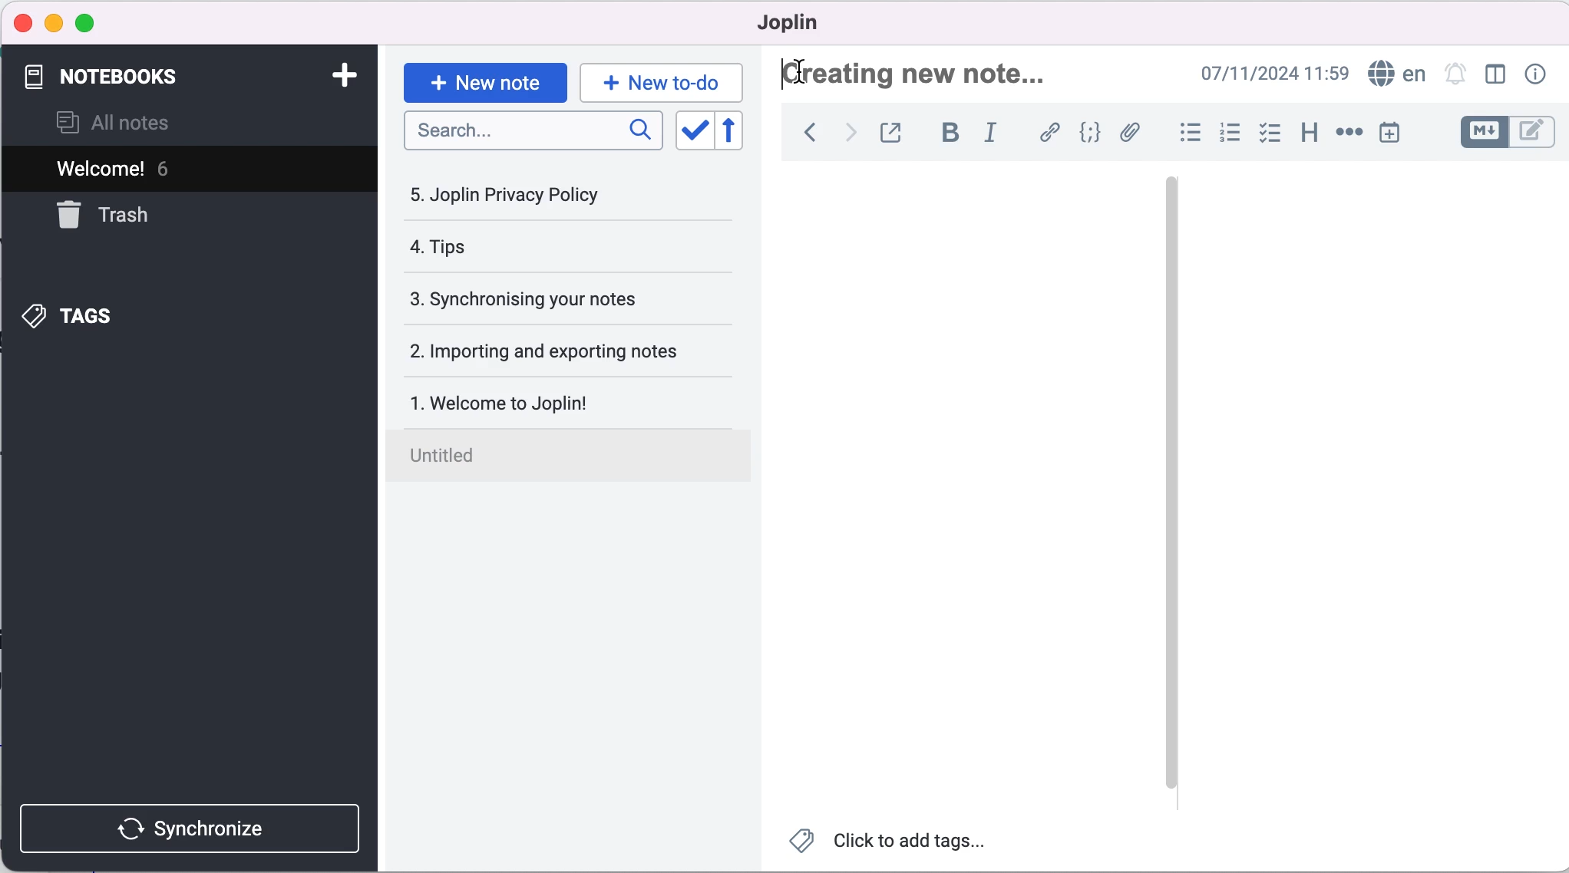  I want to click on creating note, so click(921, 74).